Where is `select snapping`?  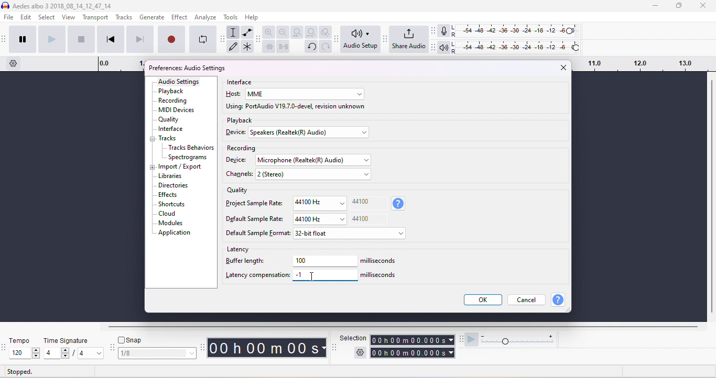
select snapping is located at coordinates (159, 353).